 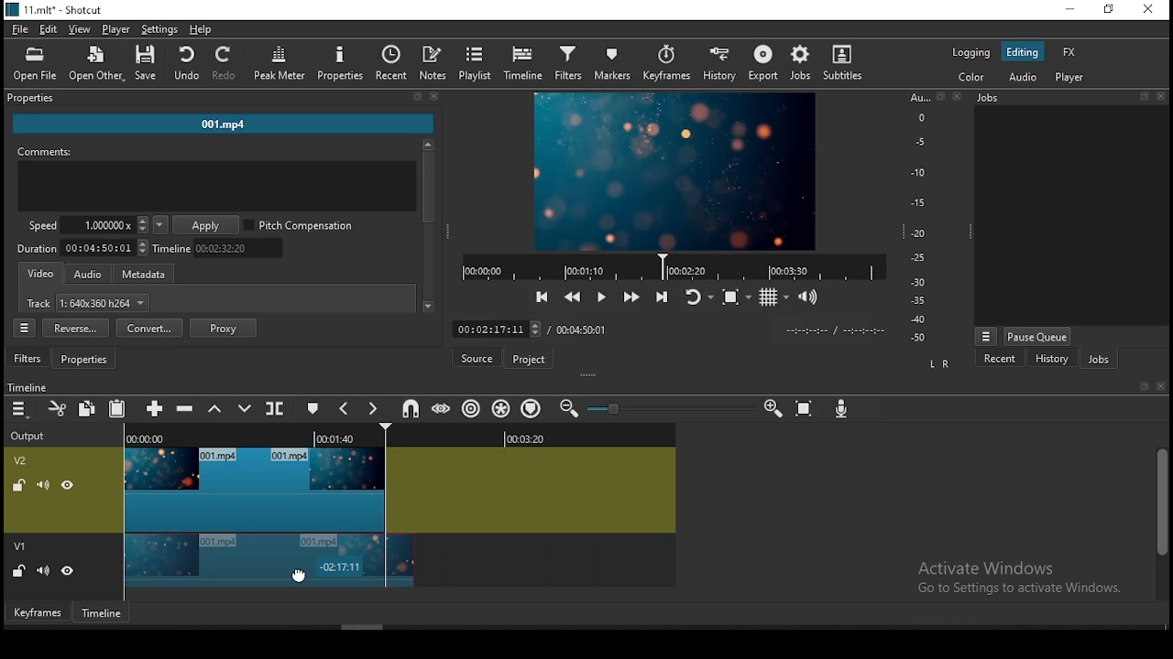 What do you see at coordinates (82, 225) in the screenshot?
I see `speed: 1.000000X` at bounding box center [82, 225].